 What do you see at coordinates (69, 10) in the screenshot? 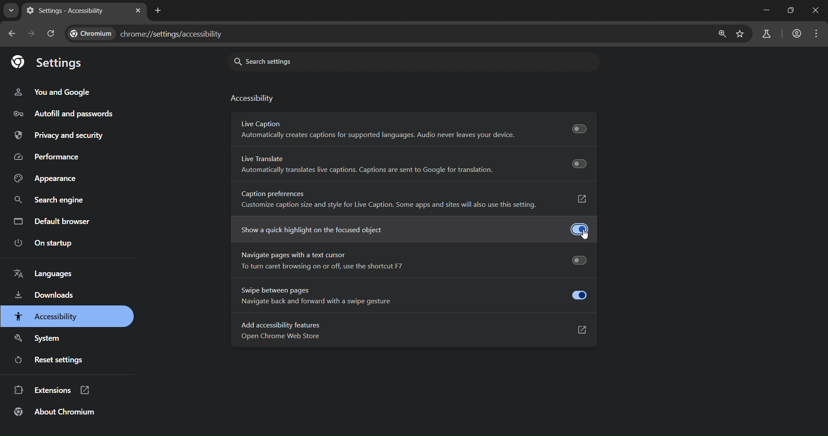
I see `settings - accessibility` at bounding box center [69, 10].